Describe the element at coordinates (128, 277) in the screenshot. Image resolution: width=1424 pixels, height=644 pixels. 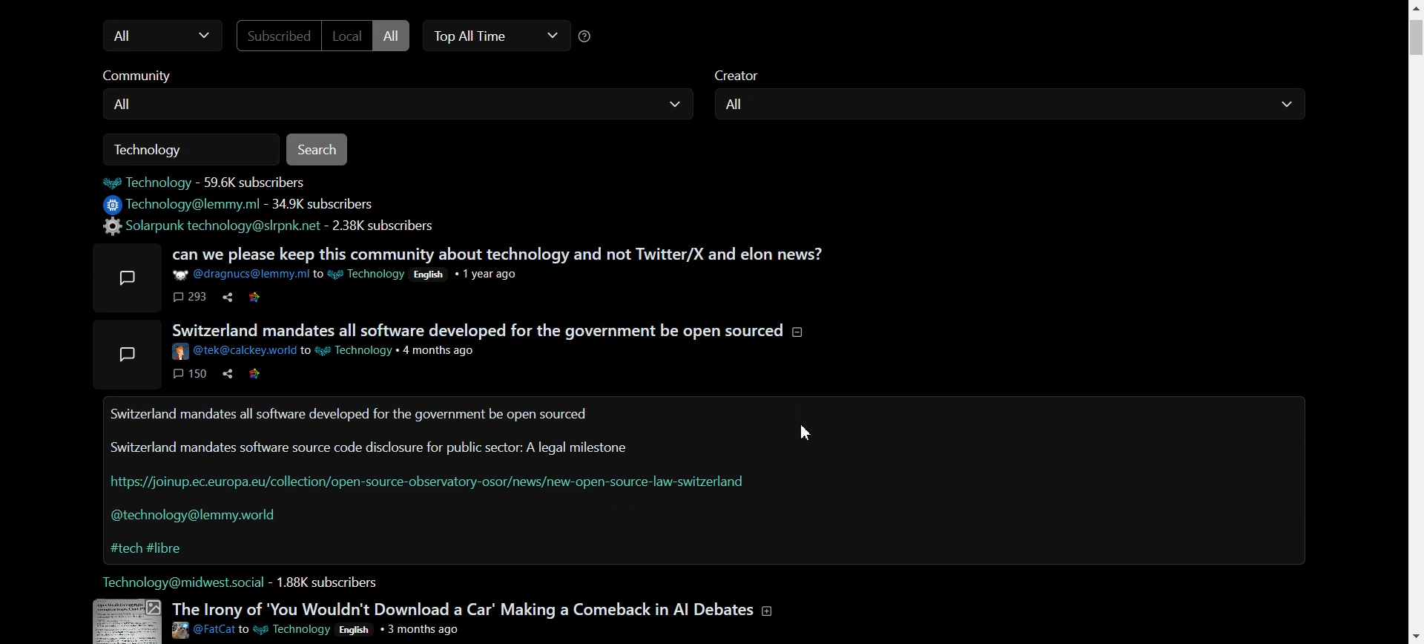
I see `Expand here` at that location.